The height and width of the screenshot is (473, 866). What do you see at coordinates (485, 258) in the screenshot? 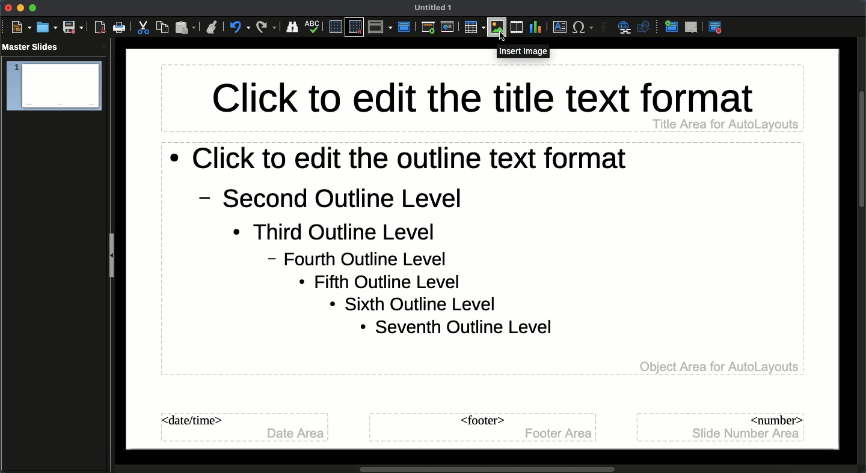
I see `Master slide body` at bounding box center [485, 258].